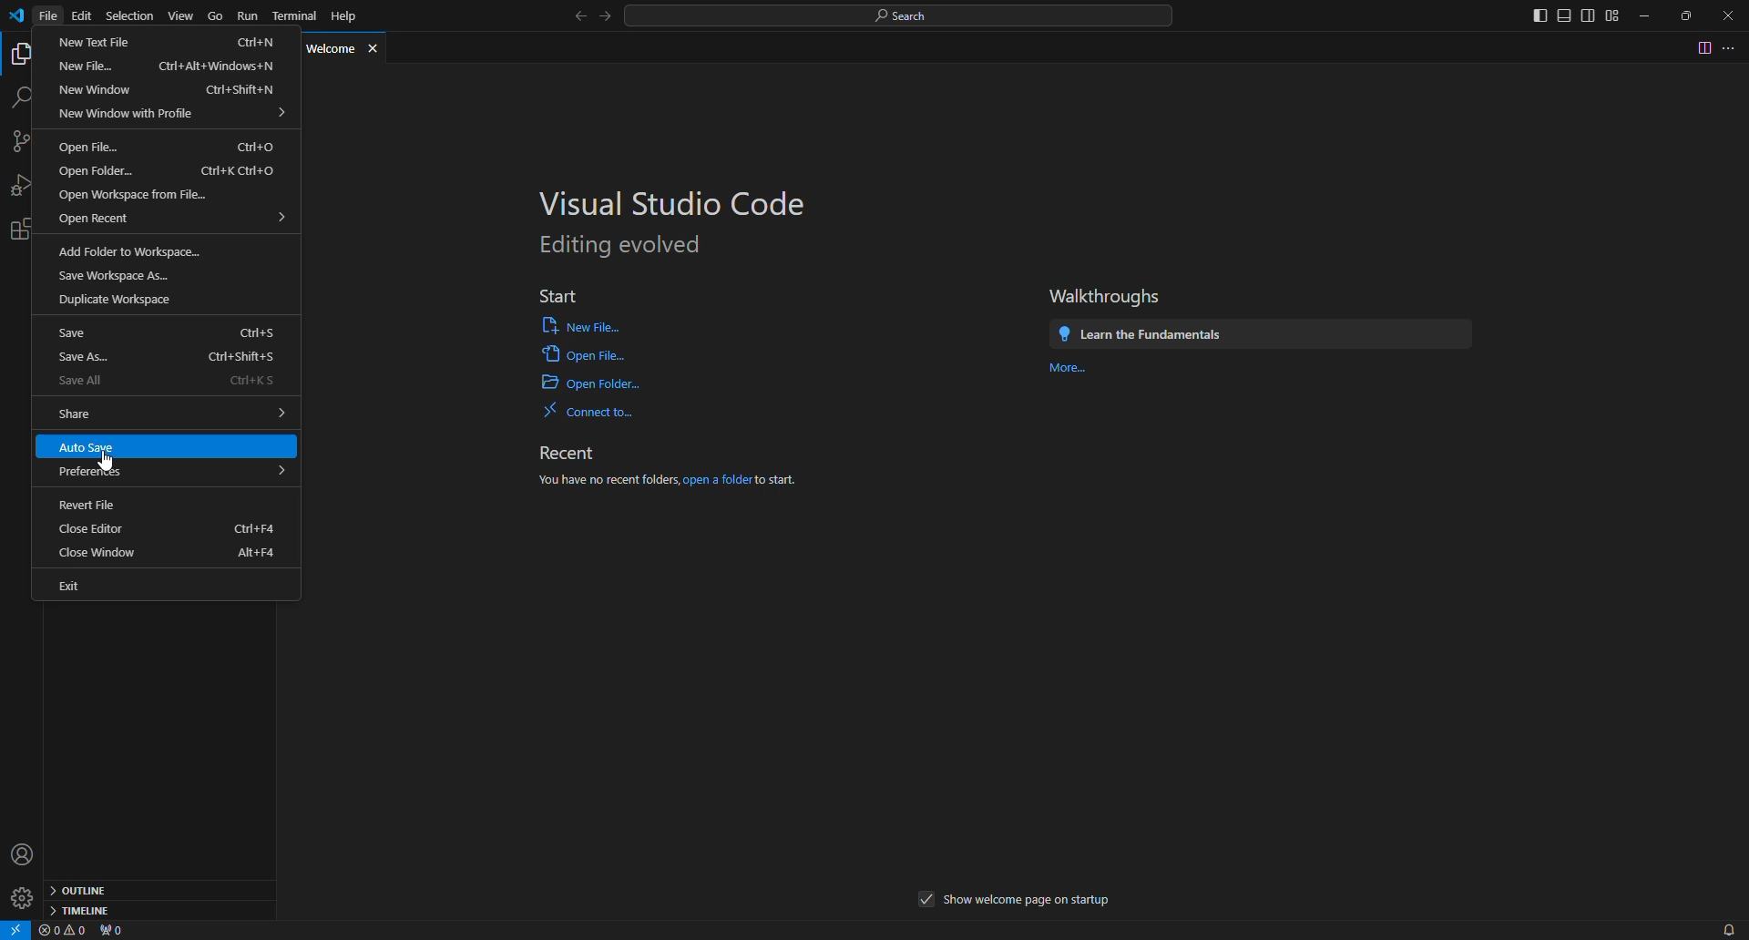  I want to click on open folder, so click(591, 383).